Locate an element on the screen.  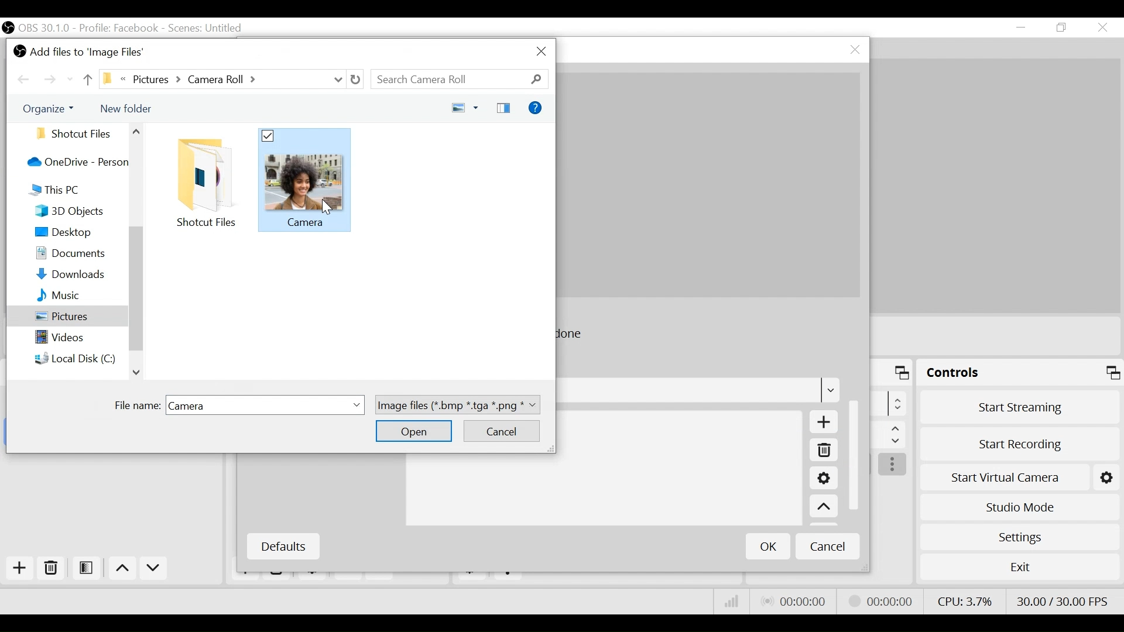
Help is located at coordinates (537, 107).